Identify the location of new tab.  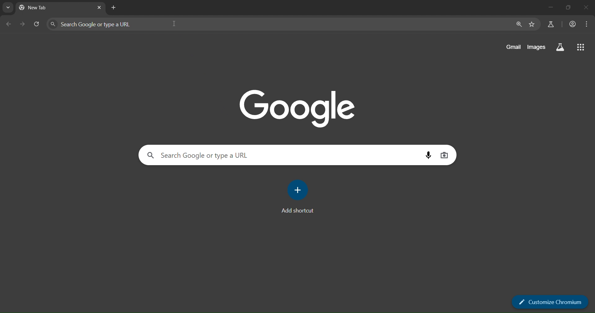
(114, 8).